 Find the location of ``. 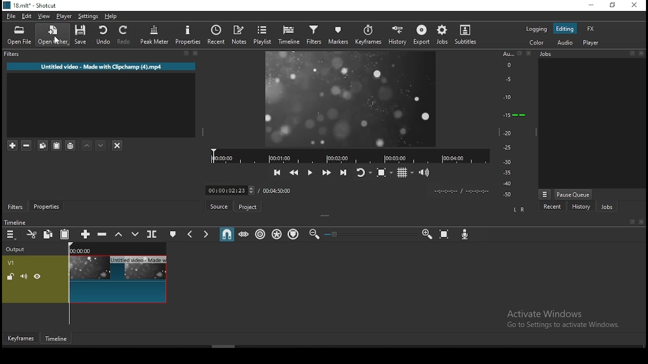

 is located at coordinates (326, 173).